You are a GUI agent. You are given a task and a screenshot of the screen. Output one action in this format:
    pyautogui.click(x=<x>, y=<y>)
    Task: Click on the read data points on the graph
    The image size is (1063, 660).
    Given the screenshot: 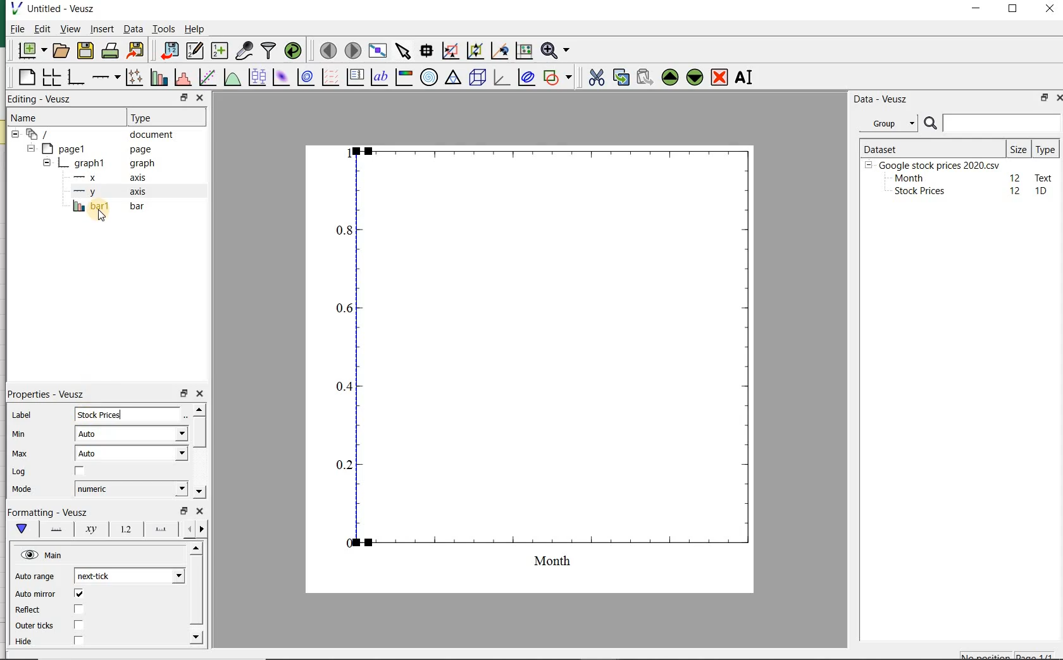 What is the action you would take?
    pyautogui.click(x=425, y=51)
    